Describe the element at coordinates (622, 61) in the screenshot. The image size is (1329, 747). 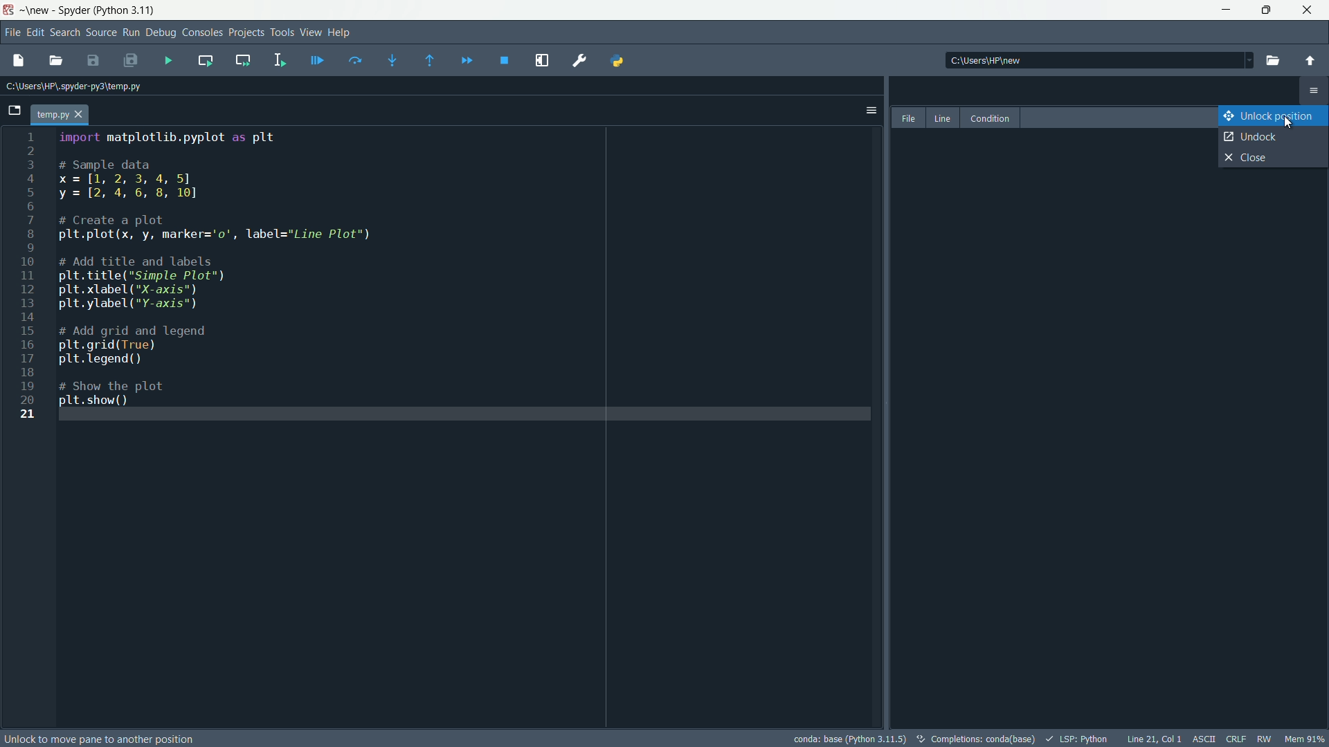
I see `python path manager` at that location.